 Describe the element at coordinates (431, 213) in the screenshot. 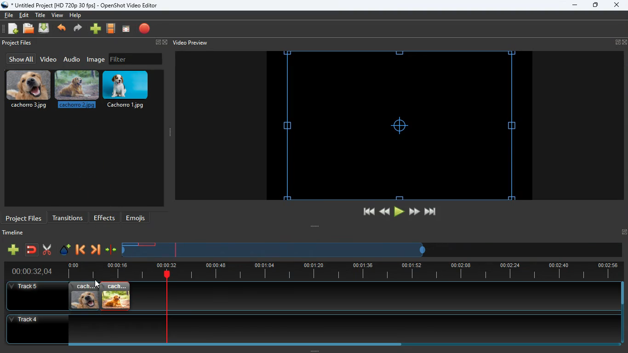

I see `end` at that location.